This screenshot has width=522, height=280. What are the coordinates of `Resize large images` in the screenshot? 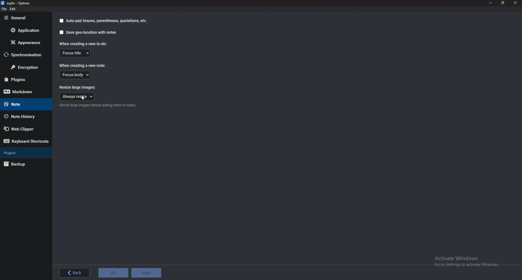 It's located at (80, 88).